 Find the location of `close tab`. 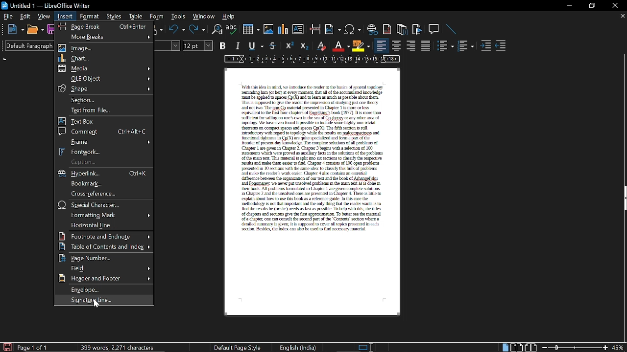

close tab is located at coordinates (622, 17).